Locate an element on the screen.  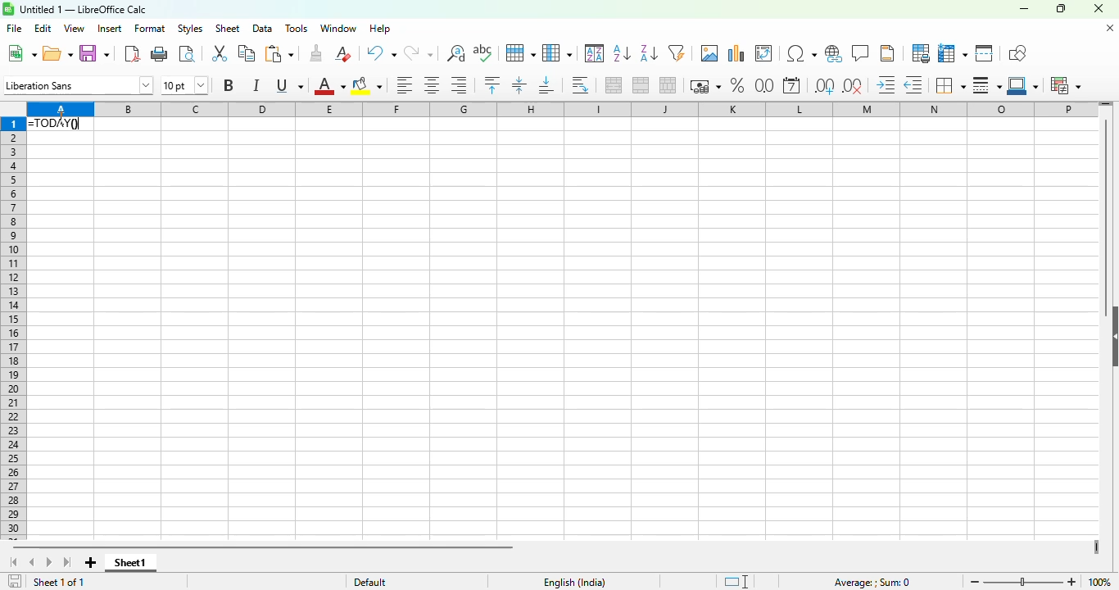
wrap text is located at coordinates (581, 86).